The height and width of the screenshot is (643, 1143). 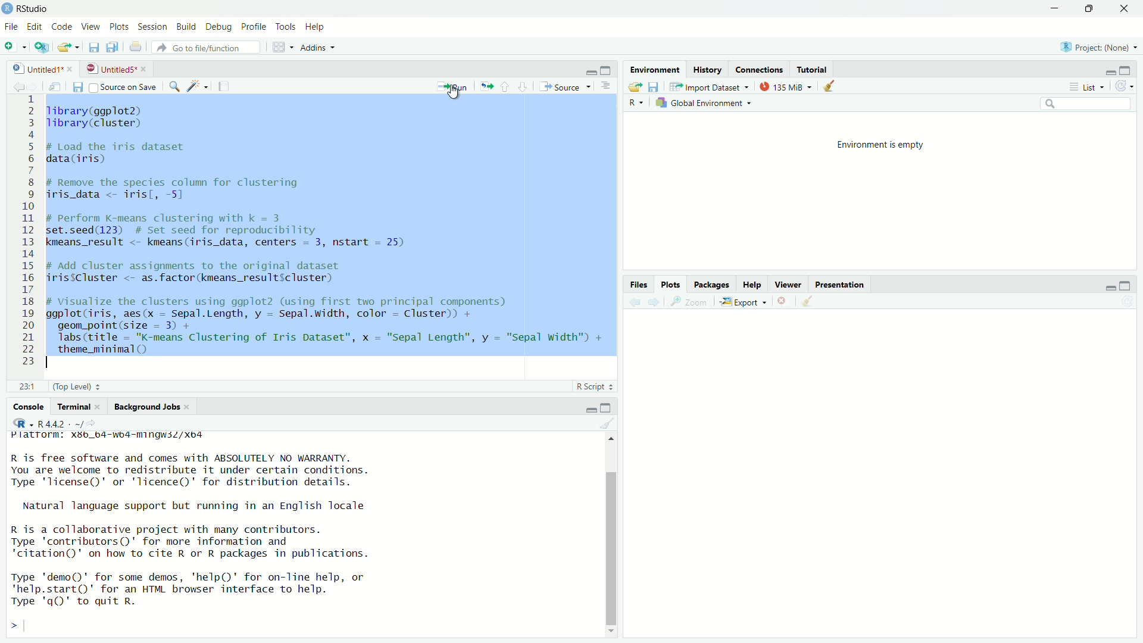 What do you see at coordinates (11, 26) in the screenshot?
I see `file` at bounding box center [11, 26].